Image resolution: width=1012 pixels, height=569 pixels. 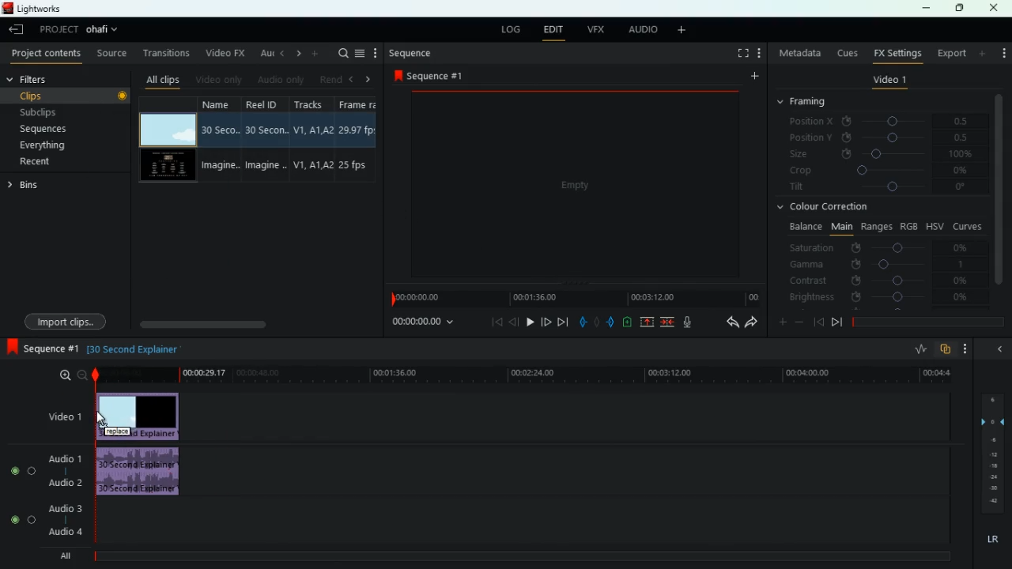 What do you see at coordinates (743, 55) in the screenshot?
I see `full screen` at bounding box center [743, 55].